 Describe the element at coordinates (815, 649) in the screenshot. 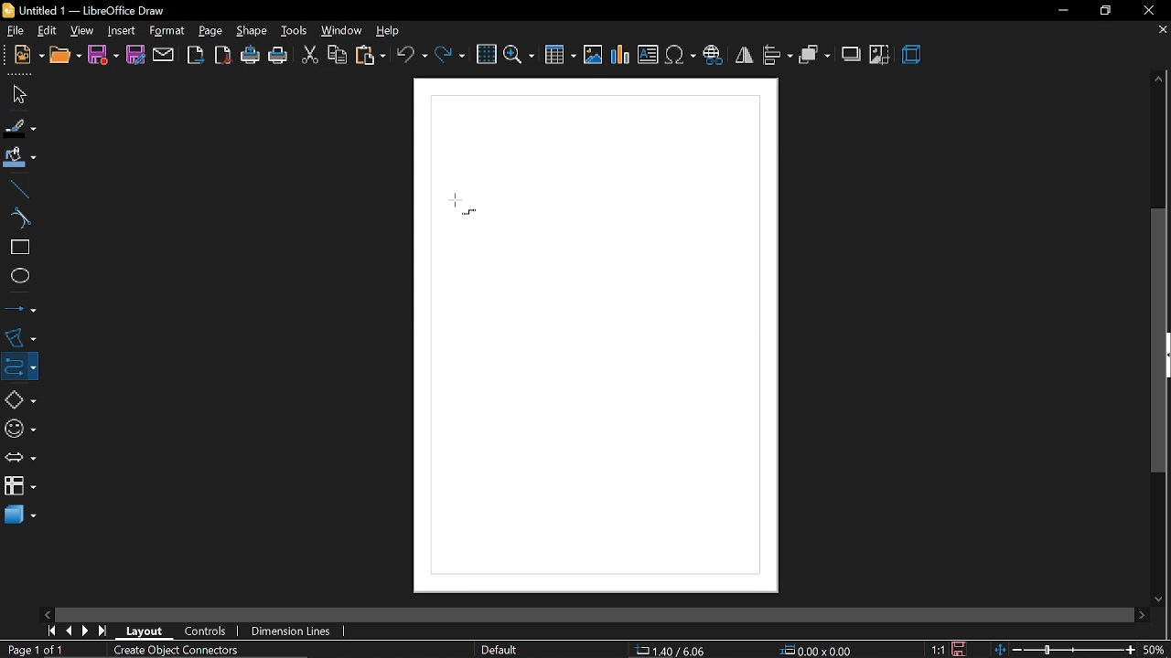

I see `0.00x0.00` at that location.